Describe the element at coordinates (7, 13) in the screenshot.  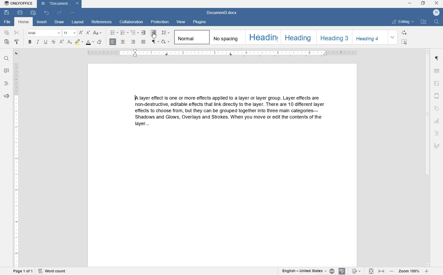
I see `SAVE` at that location.